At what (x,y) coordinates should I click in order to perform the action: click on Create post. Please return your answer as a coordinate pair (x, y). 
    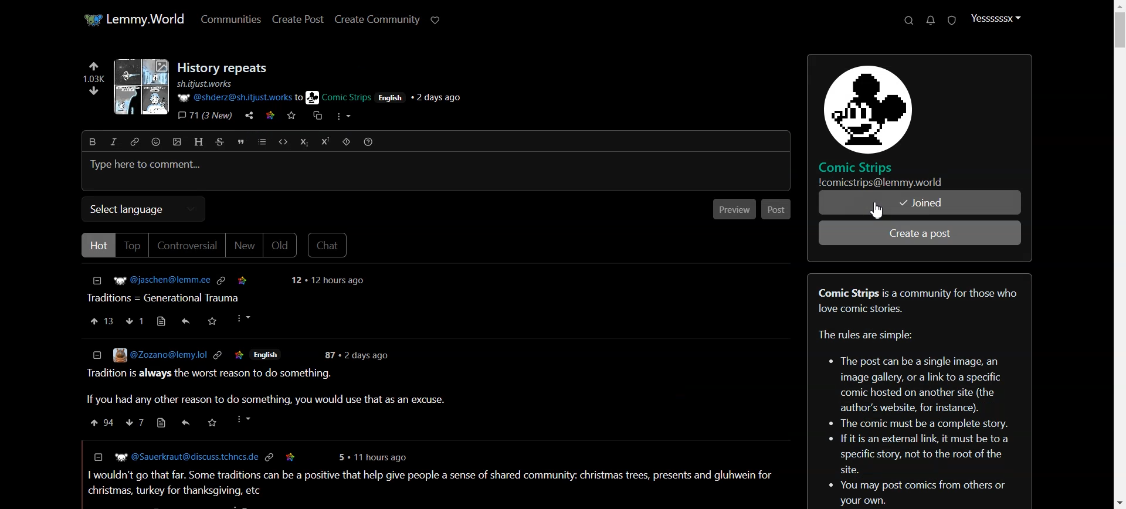
    Looking at the image, I should click on (921, 233).